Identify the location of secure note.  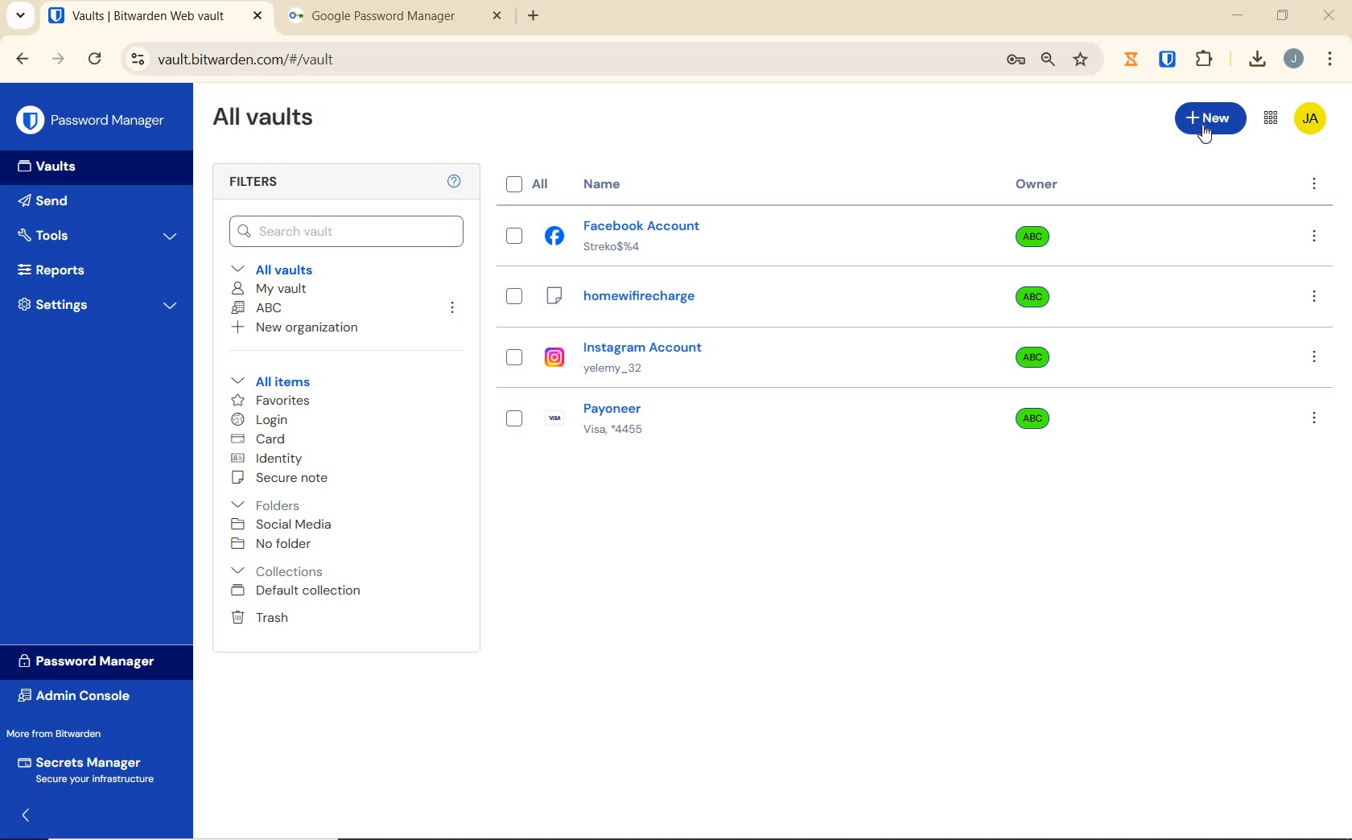
(285, 478).